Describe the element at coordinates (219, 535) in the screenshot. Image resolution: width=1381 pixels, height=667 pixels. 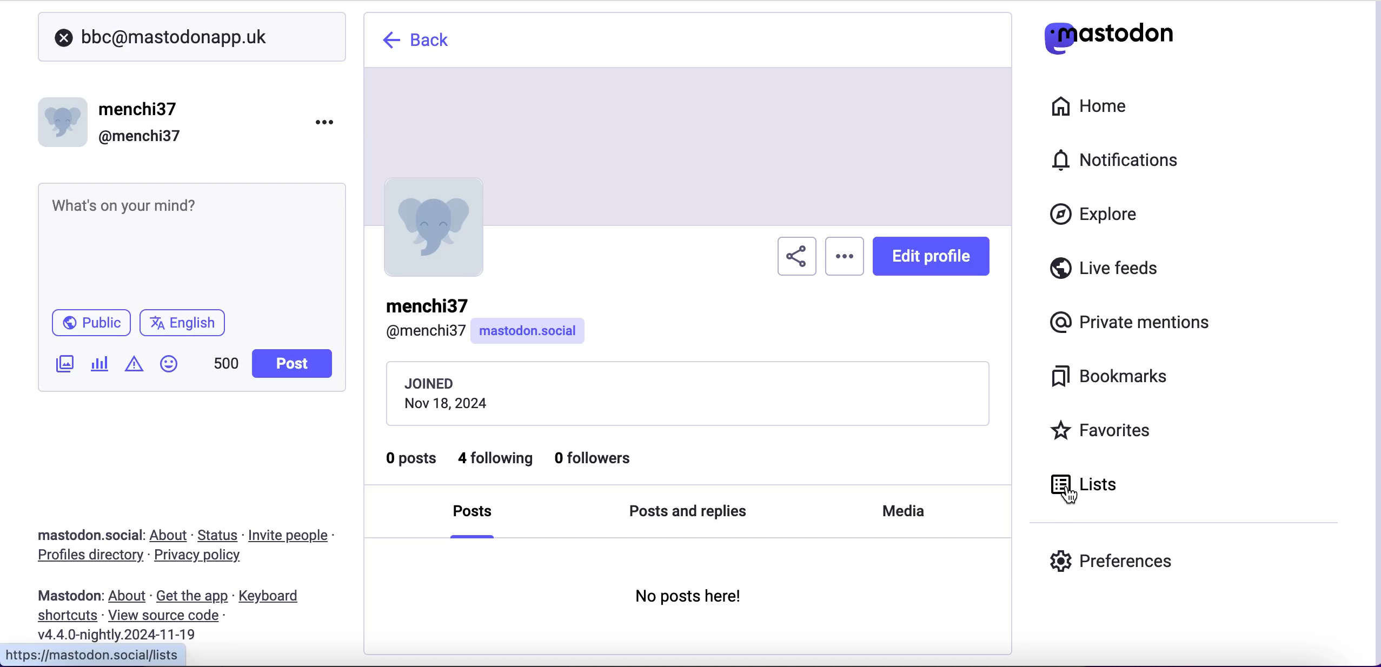
I see `status` at that location.